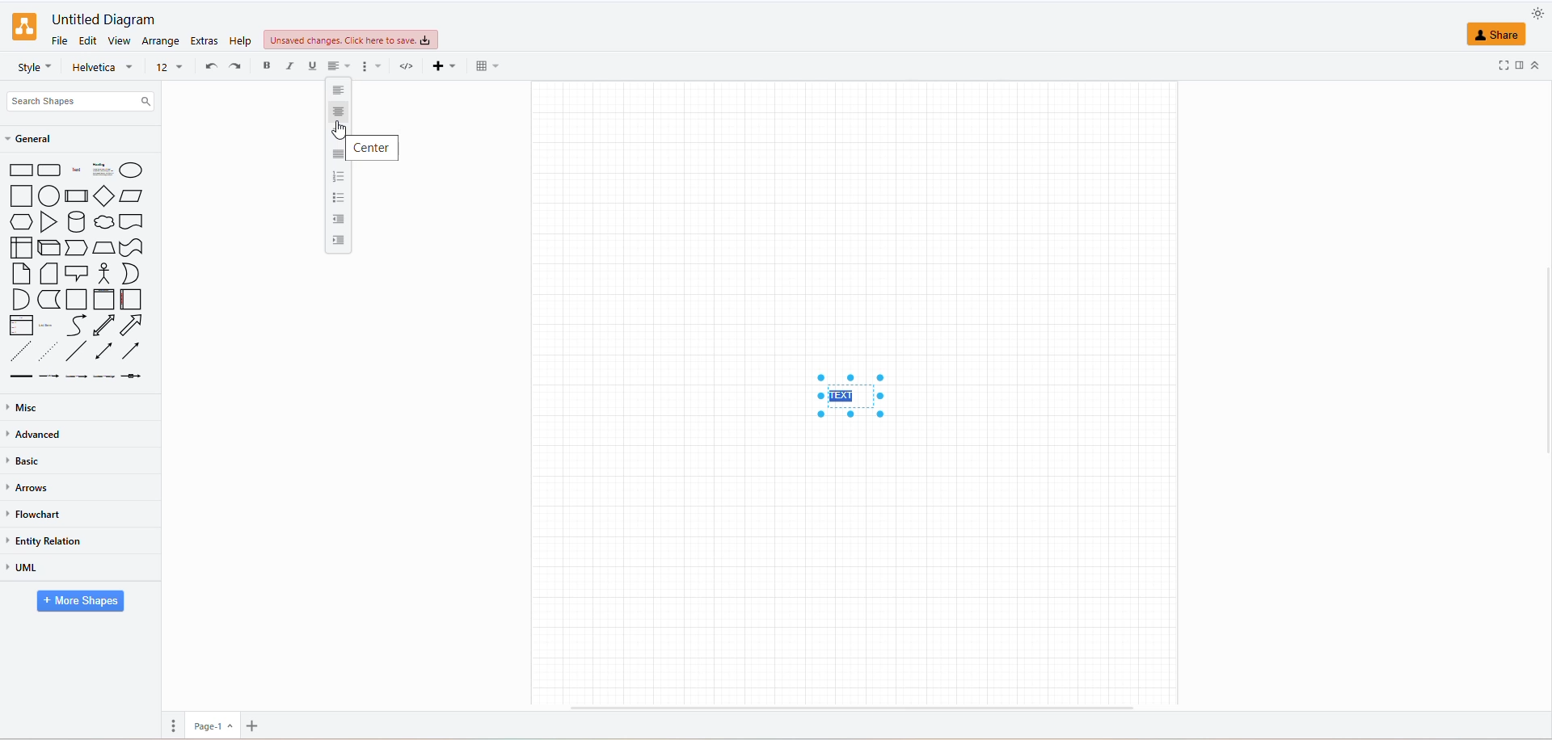 The image size is (1552, 740). What do you see at coordinates (36, 514) in the screenshot?
I see `flowchart` at bounding box center [36, 514].